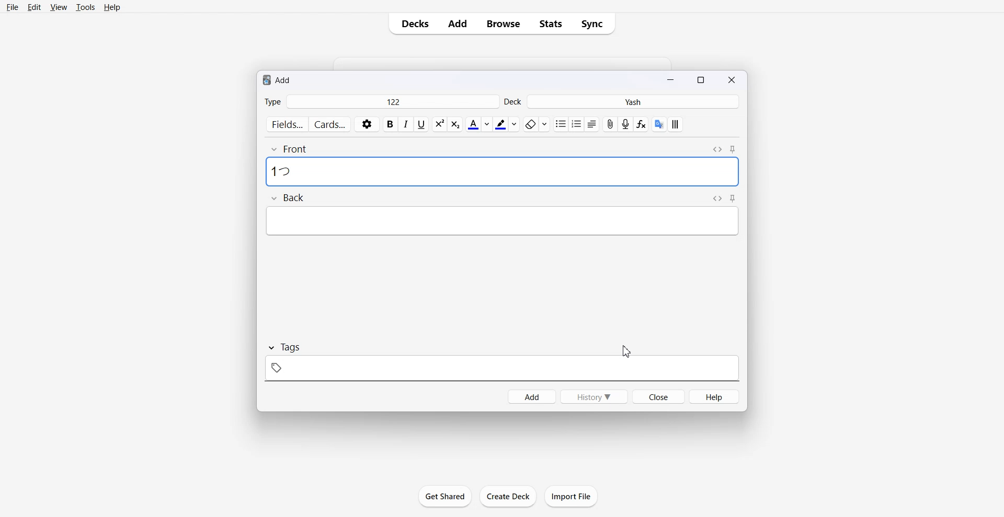  Describe the element at coordinates (85, 7) in the screenshot. I see `Tools` at that location.